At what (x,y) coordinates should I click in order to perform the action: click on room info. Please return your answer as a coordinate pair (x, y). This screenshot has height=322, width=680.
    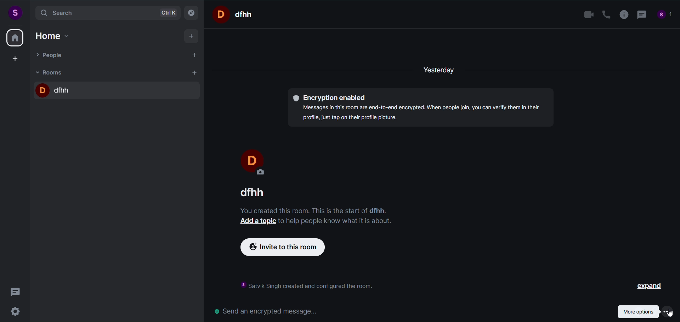
    Looking at the image, I should click on (622, 15).